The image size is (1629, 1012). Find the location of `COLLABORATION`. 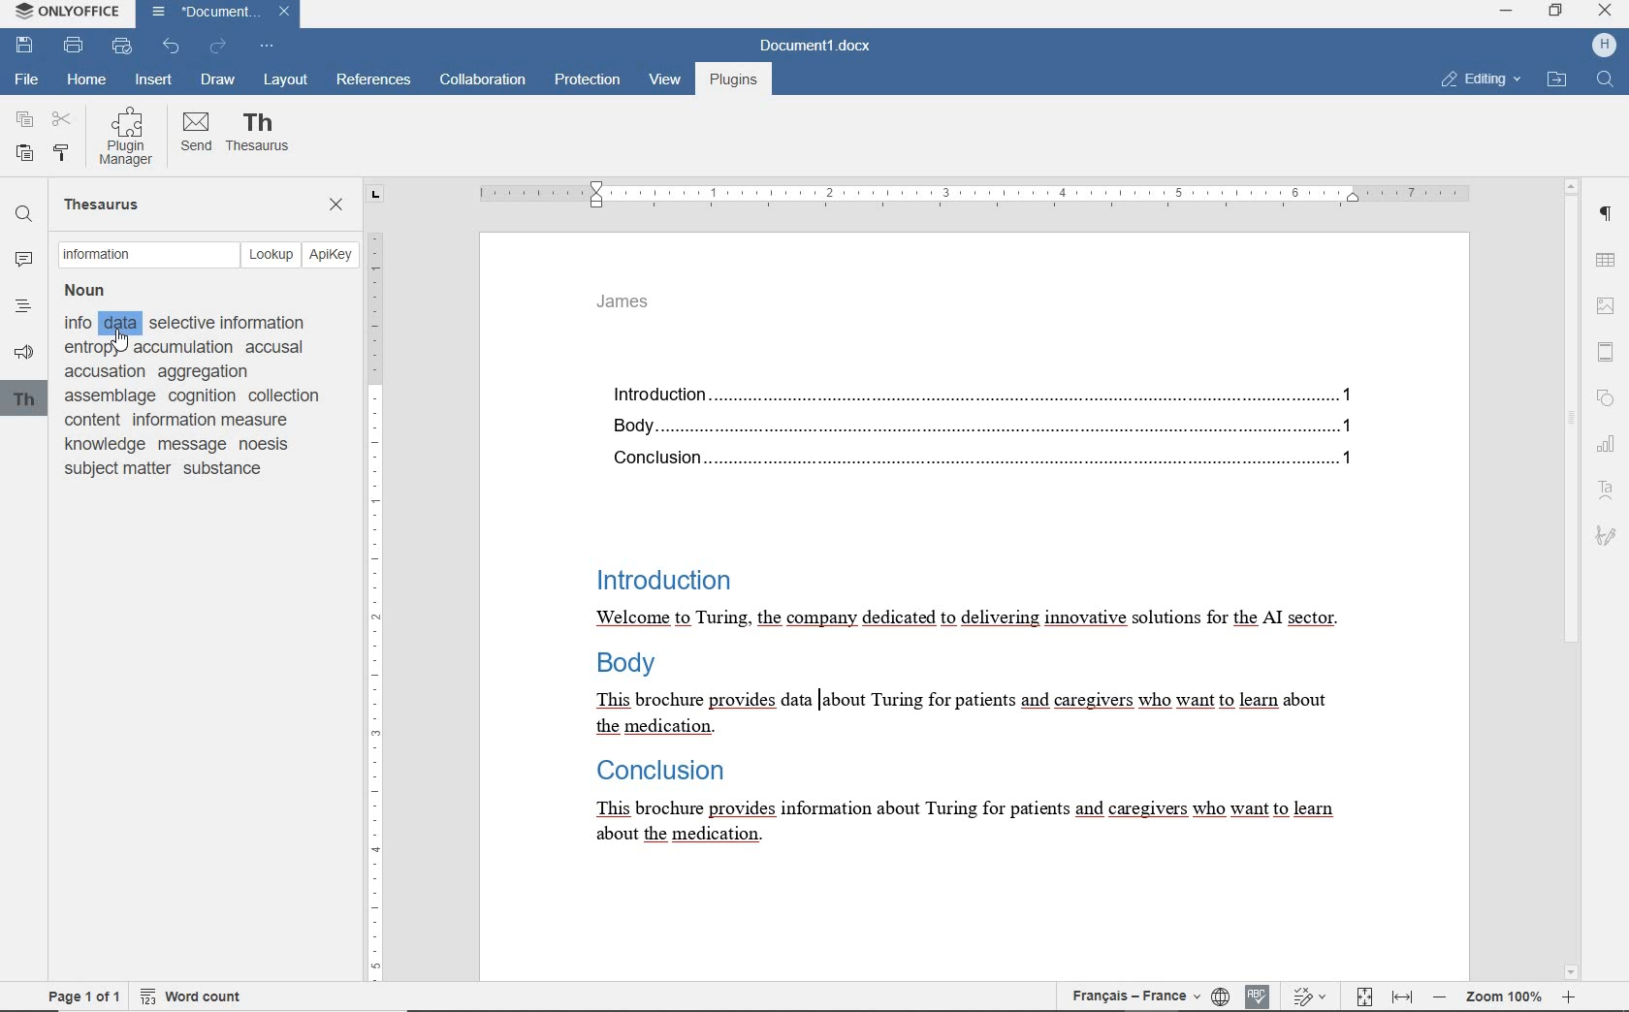

COLLABORATION is located at coordinates (482, 81).